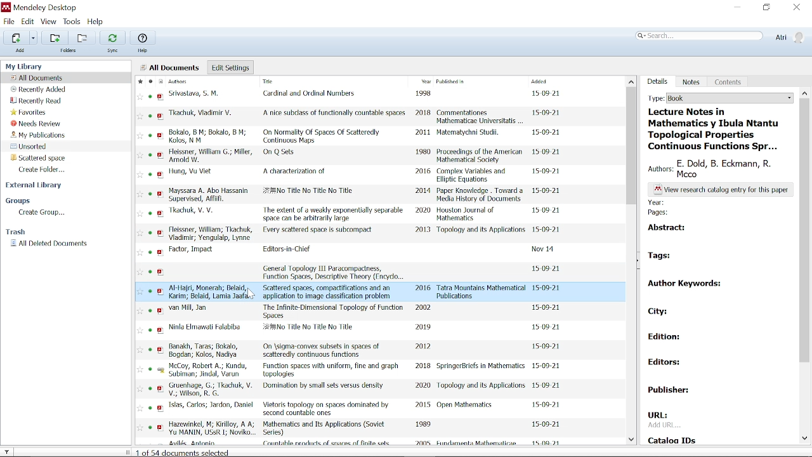  Describe the element at coordinates (684, 286) in the screenshot. I see `author keywords` at that location.